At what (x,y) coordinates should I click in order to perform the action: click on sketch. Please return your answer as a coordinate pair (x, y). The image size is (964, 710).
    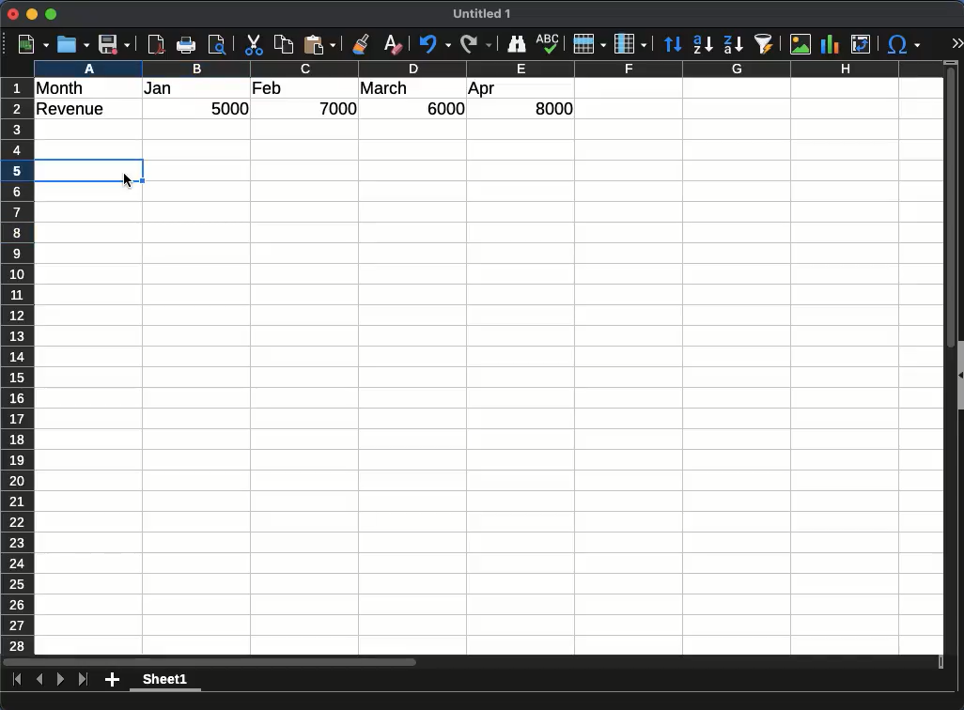
    Looking at the image, I should click on (548, 44).